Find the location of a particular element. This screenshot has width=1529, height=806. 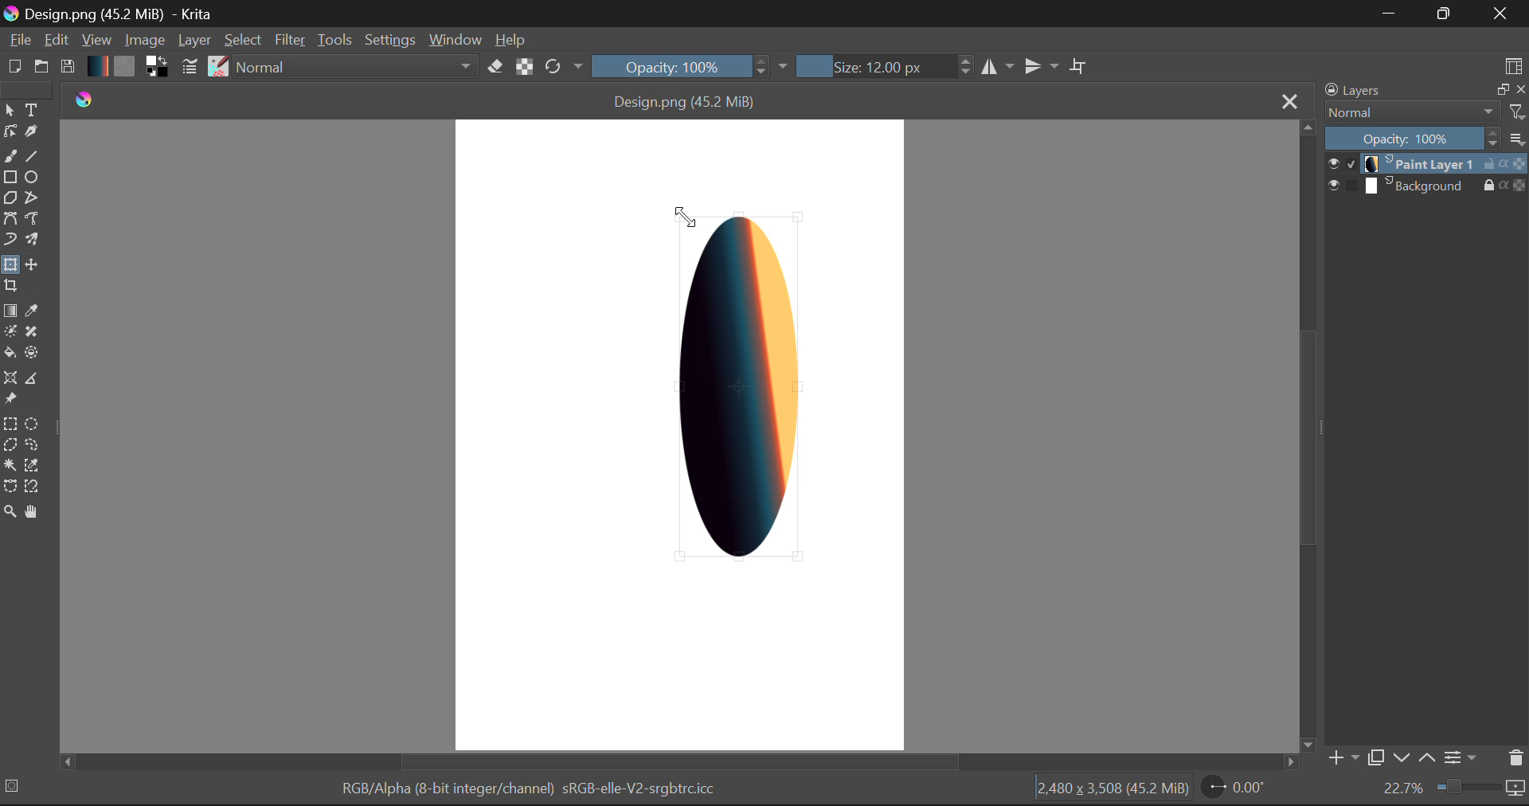

Assistant Tool is located at coordinates (10, 378).